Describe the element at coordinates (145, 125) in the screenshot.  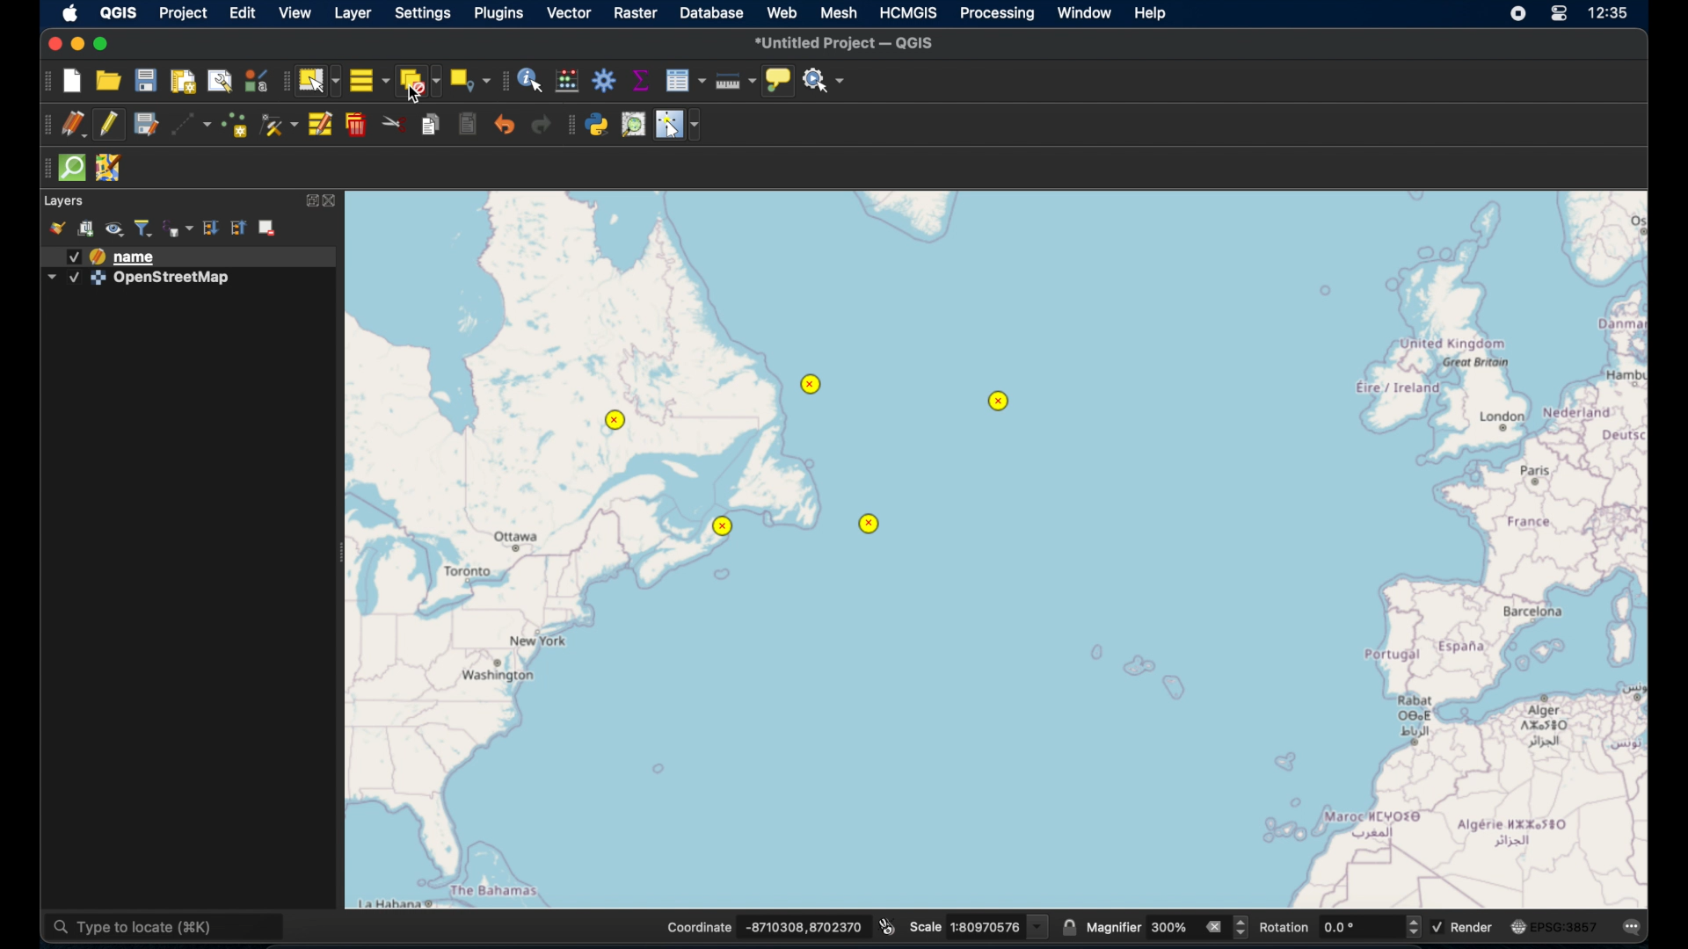
I see `save edits` at that location.